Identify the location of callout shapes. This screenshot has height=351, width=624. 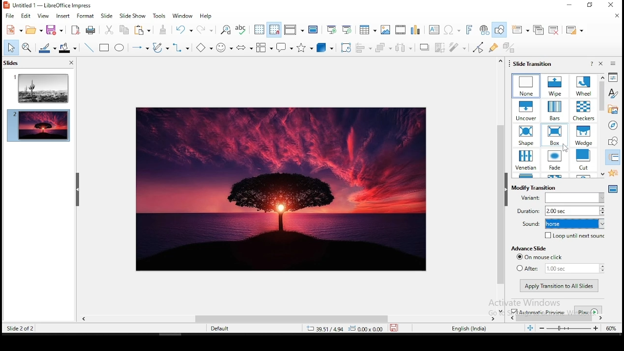
(263, 47).